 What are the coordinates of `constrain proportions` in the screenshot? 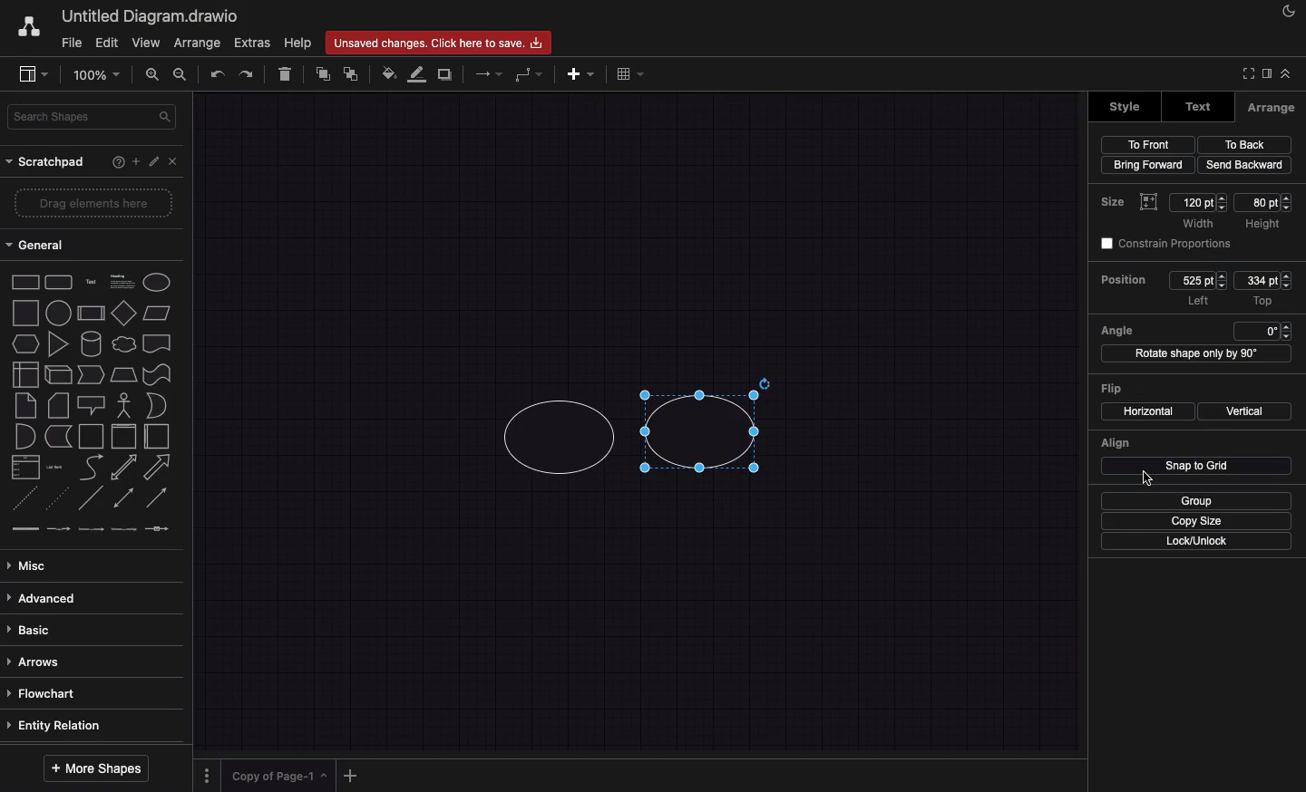 It's located at (1163, 242).